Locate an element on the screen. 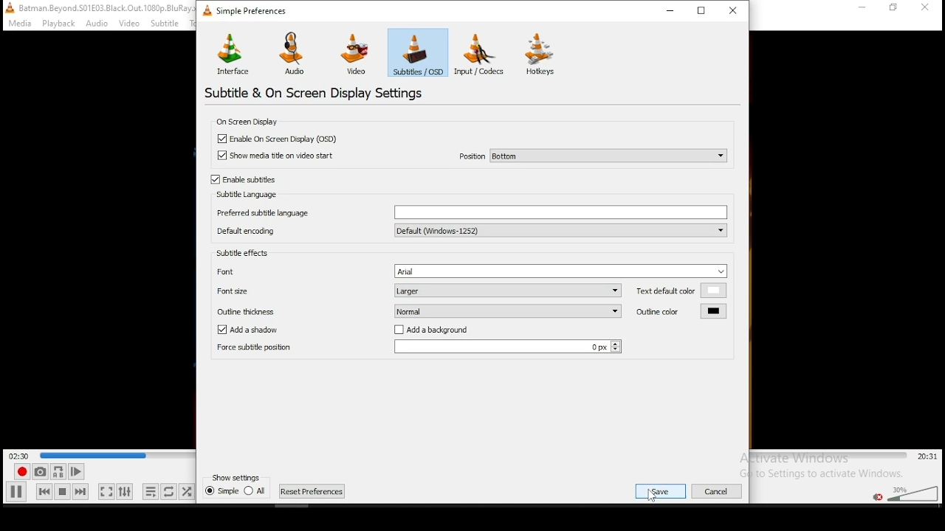 The height and width of the screenshot is (531, 945). audio is located at coordinates (297, 55).